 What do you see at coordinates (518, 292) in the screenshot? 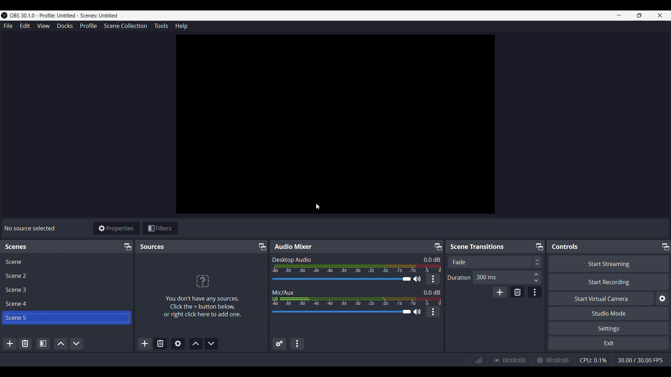
I see `Remove Configurable transition` at bounding box center [518, 292].